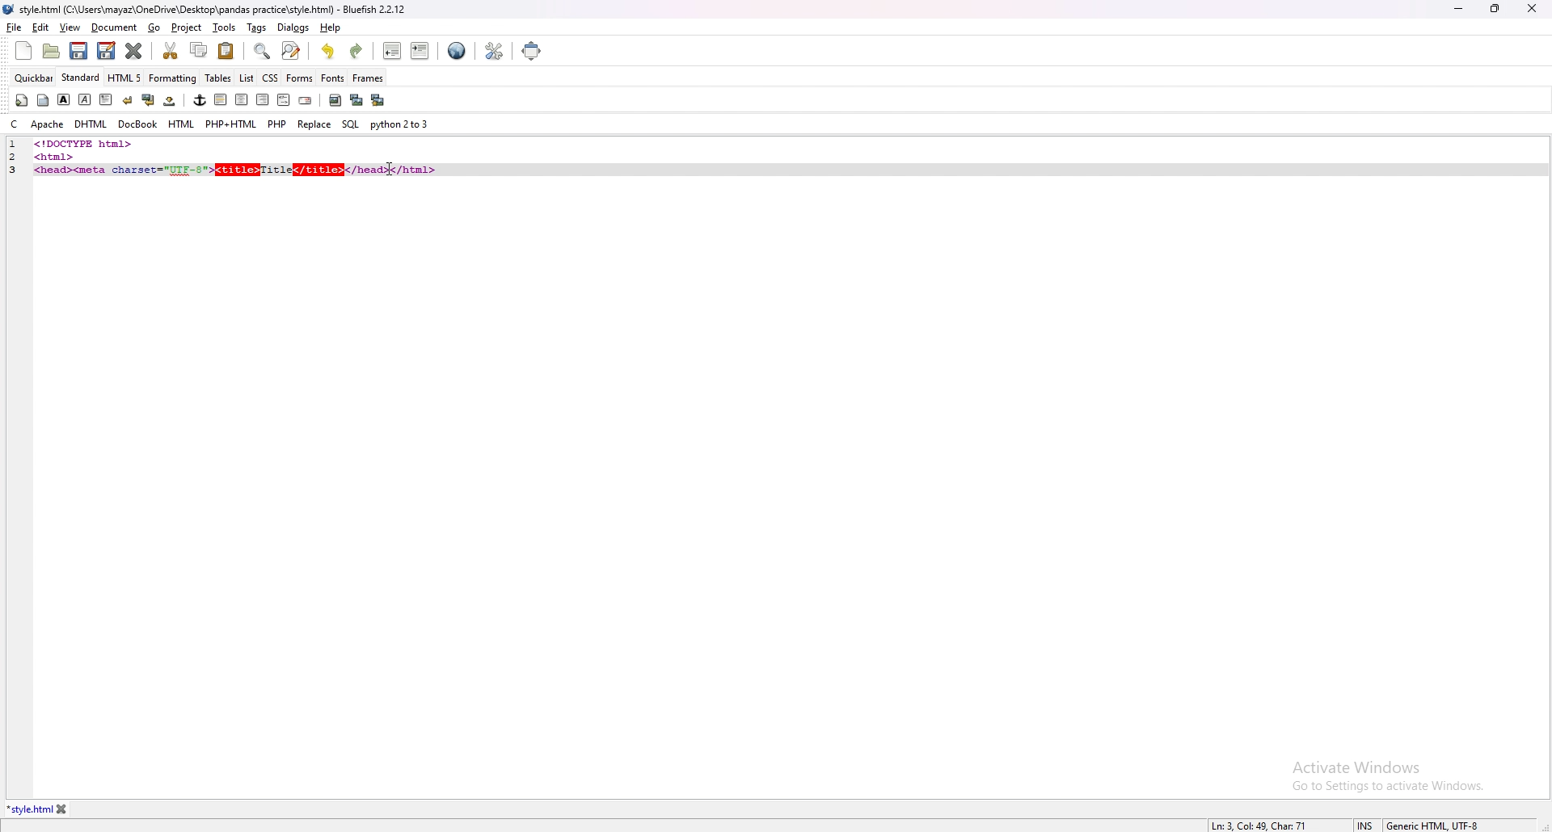  What do you see at coordinates (13, 145) in the screenshot?
I see `line number` at bounding box center [13, 145].